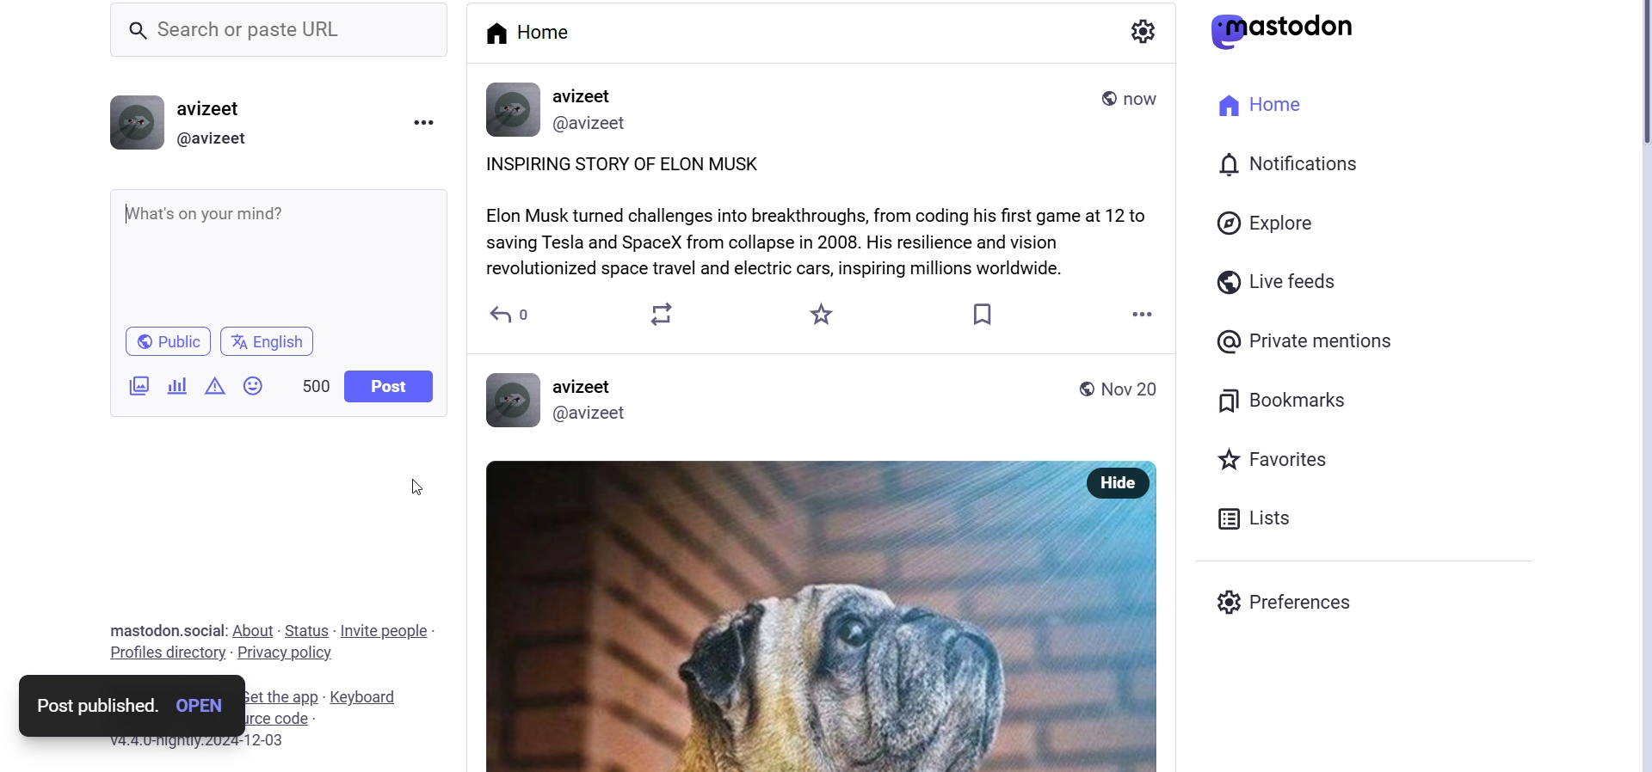  What do you see at coordinates (392, 386) in the screenshot?
I see `post` at bounding box center [392, 386].